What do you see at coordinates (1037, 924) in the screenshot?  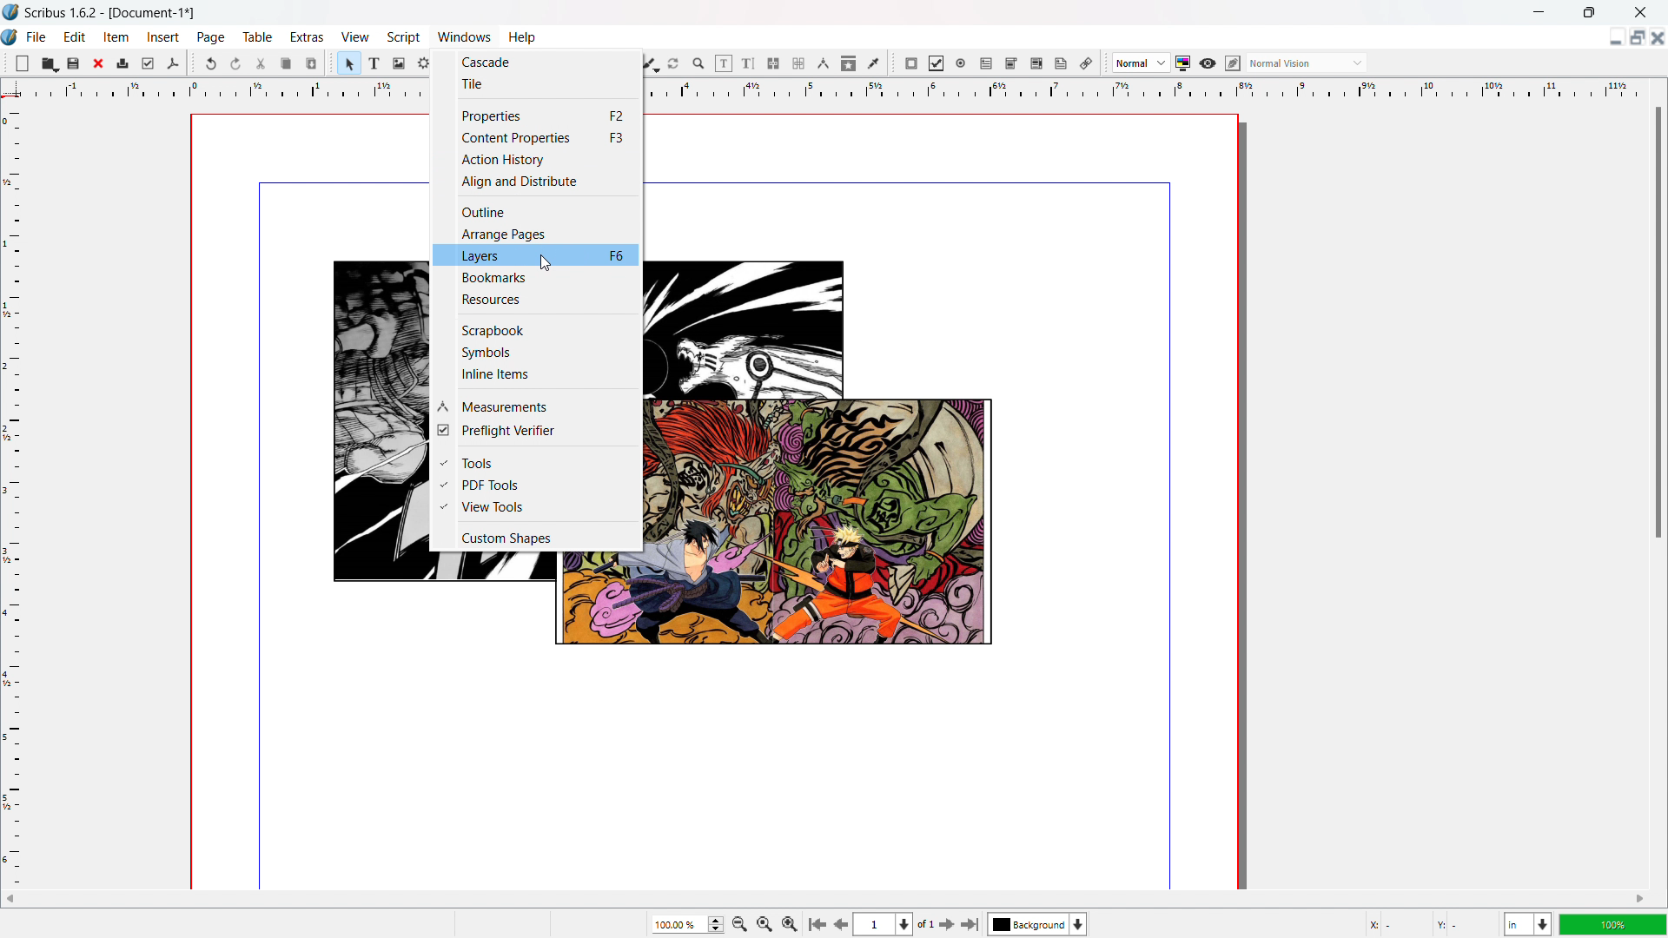 I see `select current layer` at bounding box center [1037, 924].